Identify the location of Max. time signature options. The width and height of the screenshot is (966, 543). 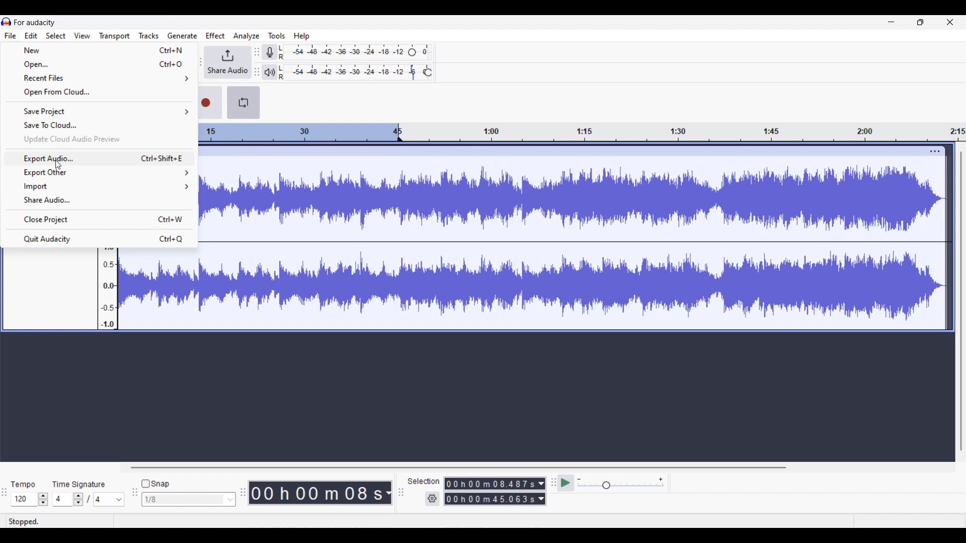
(110, 499).